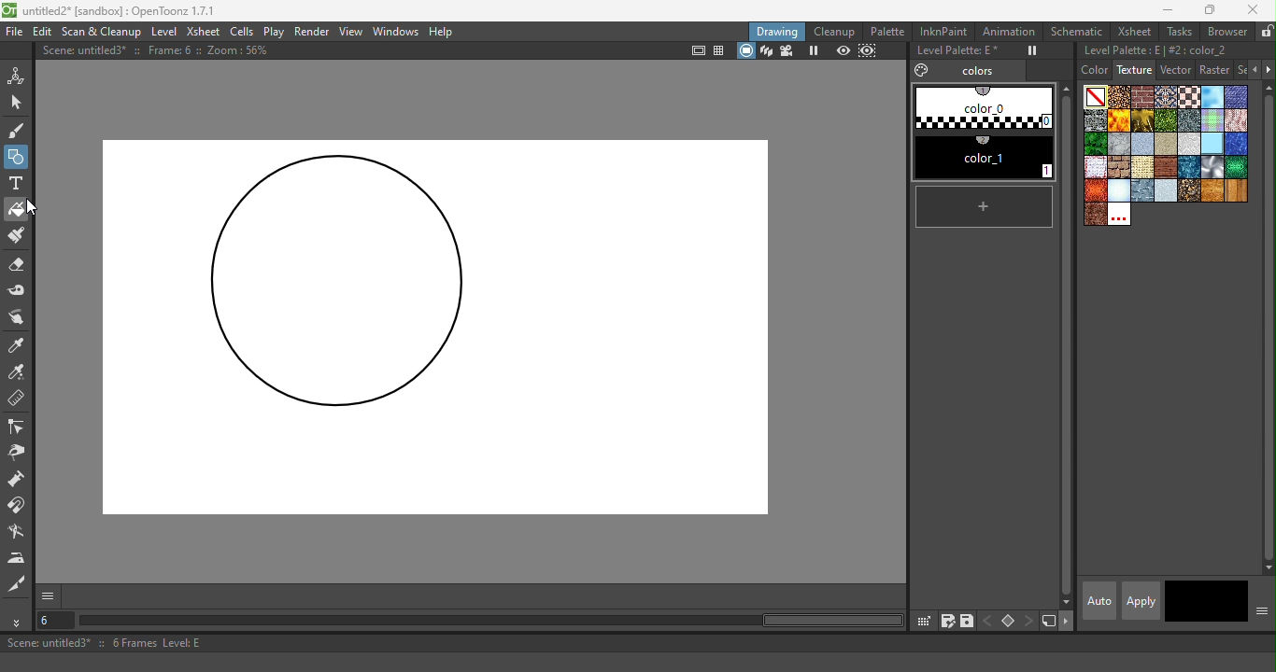  Describe the element at coordinates (1143, 191) in the screenshot. I see `steelplates.bmp` at that location.